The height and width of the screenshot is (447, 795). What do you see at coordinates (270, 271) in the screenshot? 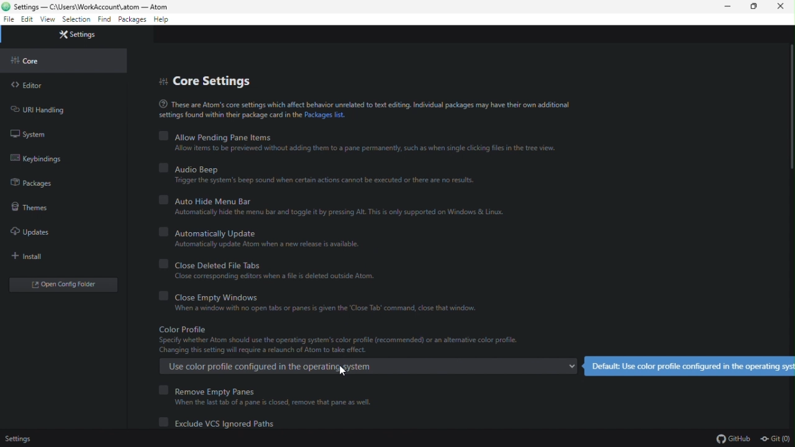
I see `close deleted file tabs` at bounding box center [270, 271].